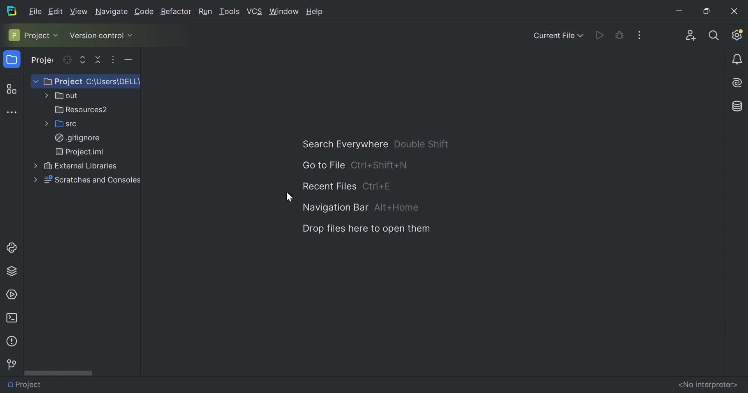 Image resolution: width=748 pixels, height=393 pixels. Describe the element at coordinates (91, 179) in the screenshot. I see `Scratches and Consoles` at that location.